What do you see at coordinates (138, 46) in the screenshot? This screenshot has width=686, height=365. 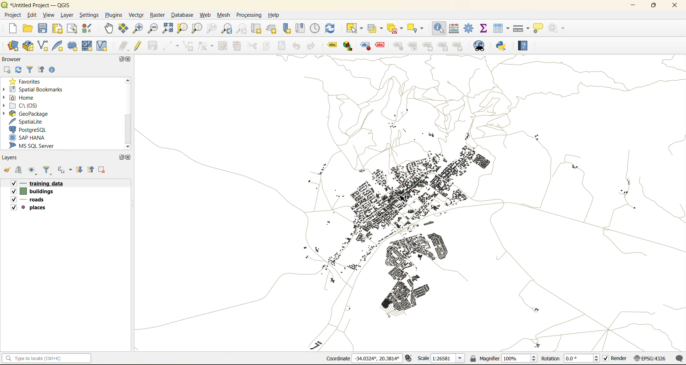 I see `toggle edits` at bounding box center [138, 46].